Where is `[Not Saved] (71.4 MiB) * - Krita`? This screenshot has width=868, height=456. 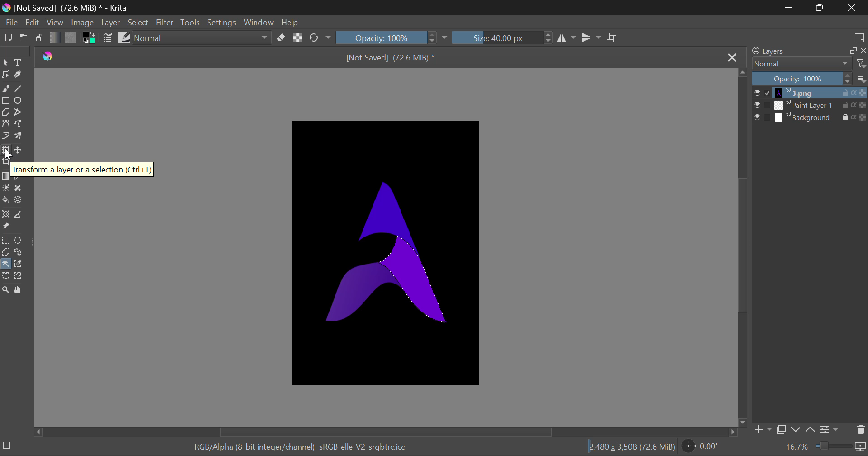 [Not Saved] (71.4 MiB) * - Krita is located at coordinates (72, 8).